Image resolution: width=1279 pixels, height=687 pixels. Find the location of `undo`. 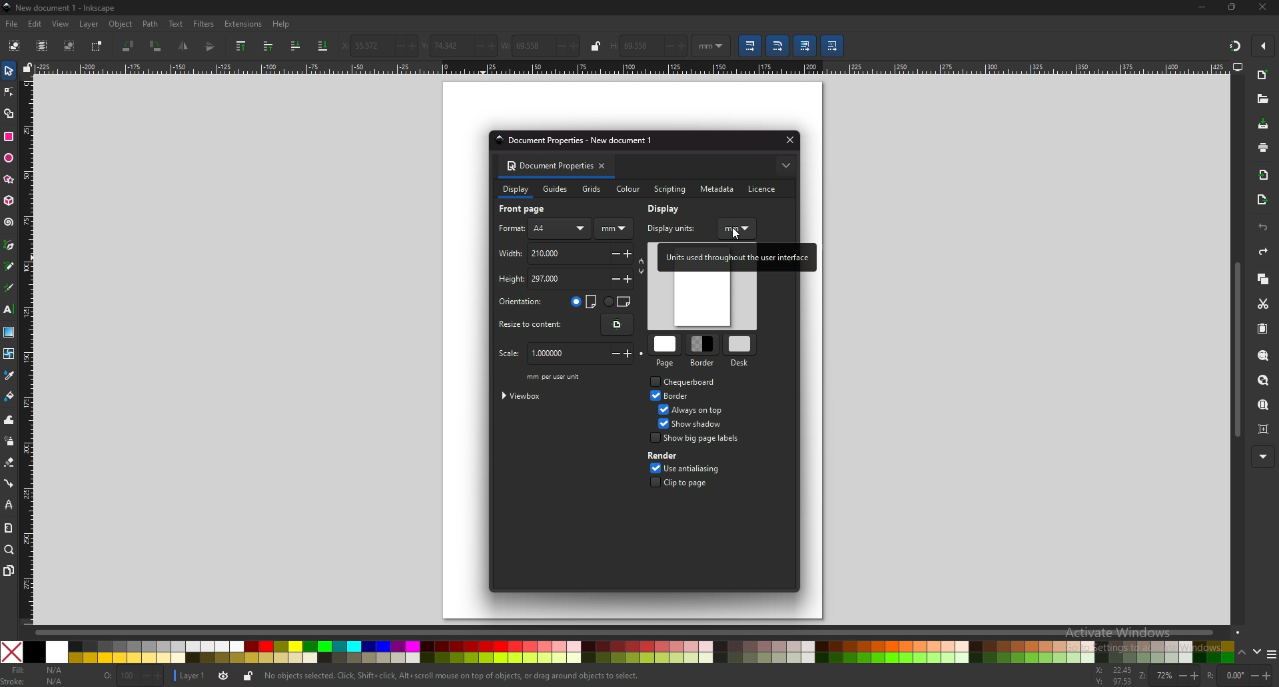

undo is located at coordinates (1264, 227).